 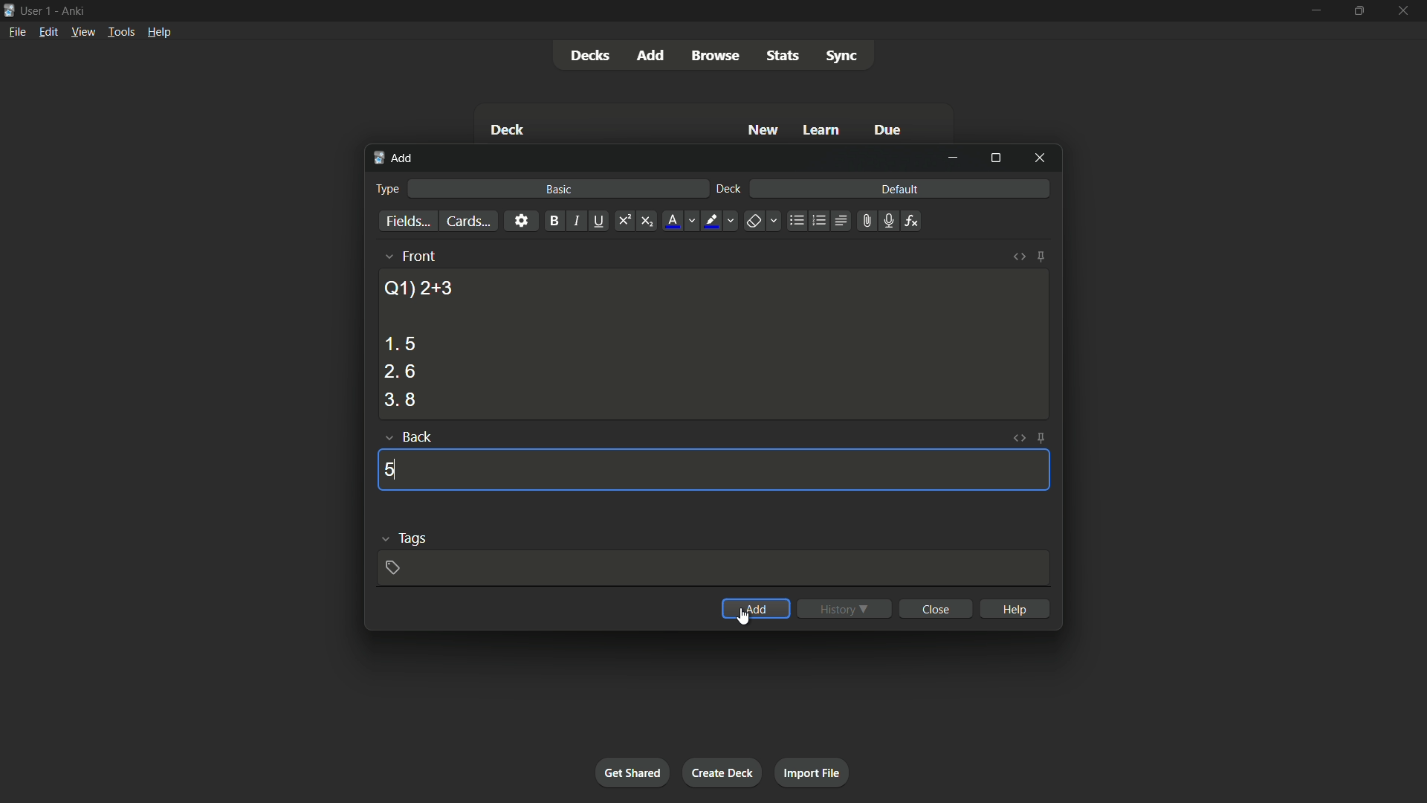 I want to click on supercript, so click(x=623, y=222).